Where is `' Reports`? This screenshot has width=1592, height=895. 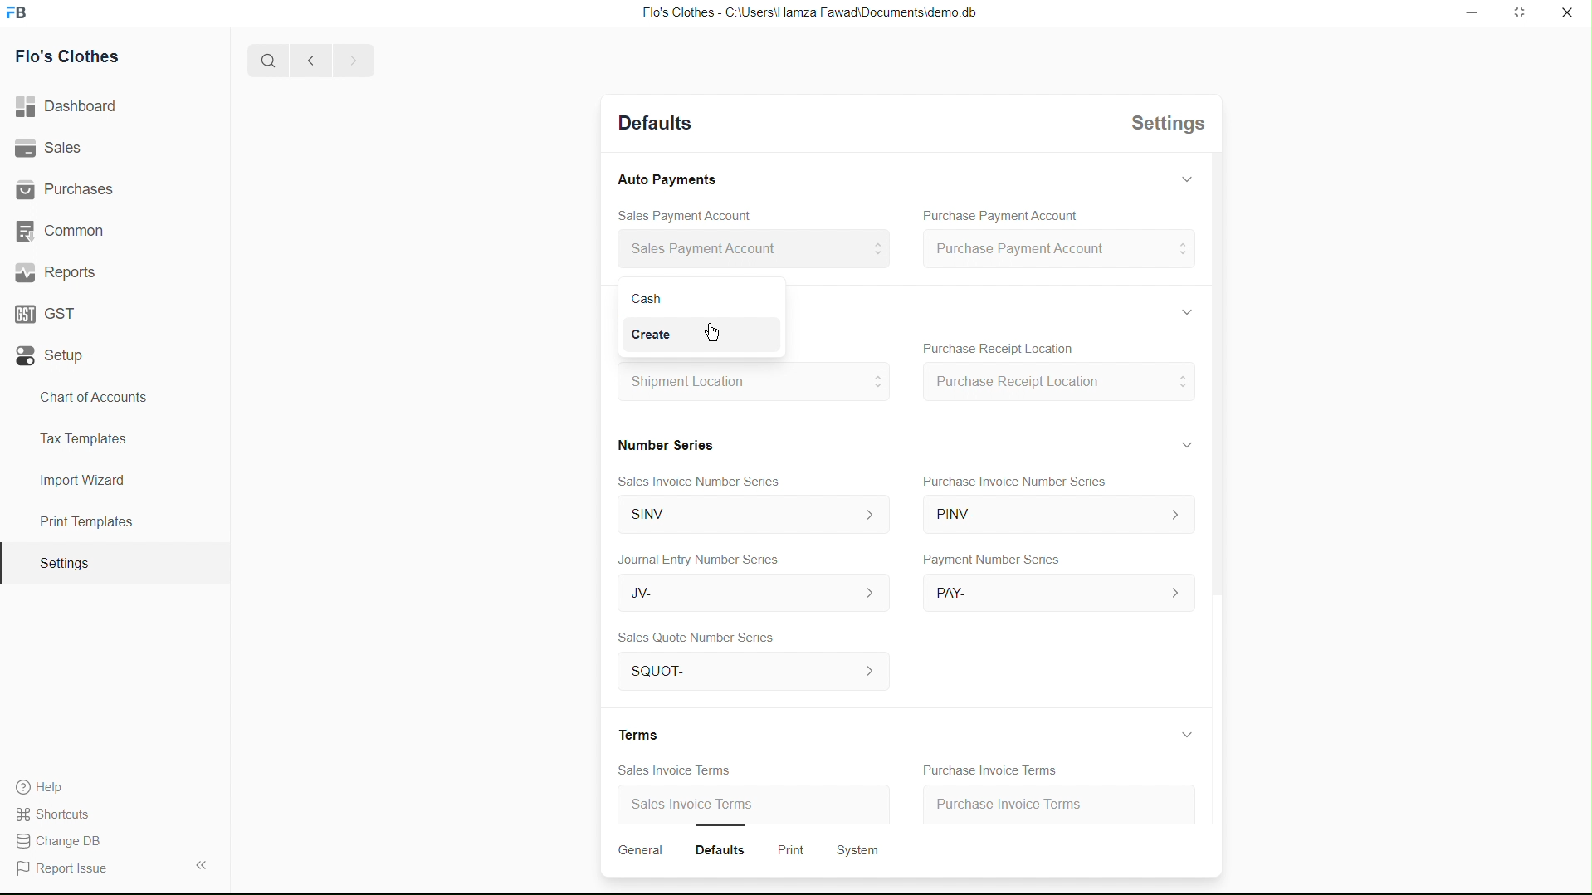 ' Reports is located at coordinates (59, 271).